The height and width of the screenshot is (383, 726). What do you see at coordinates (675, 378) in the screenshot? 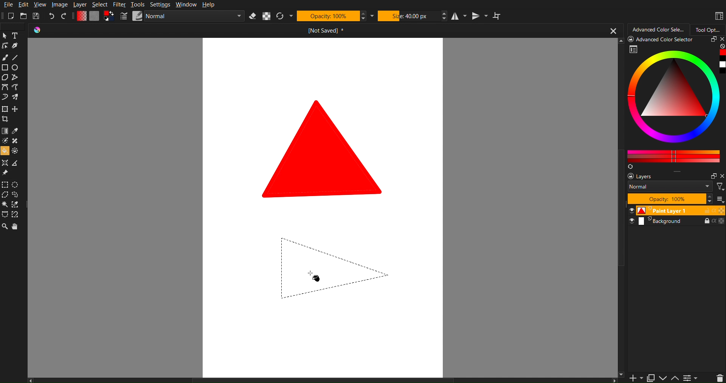
I see `Up ` at bounding box center [675, 378].